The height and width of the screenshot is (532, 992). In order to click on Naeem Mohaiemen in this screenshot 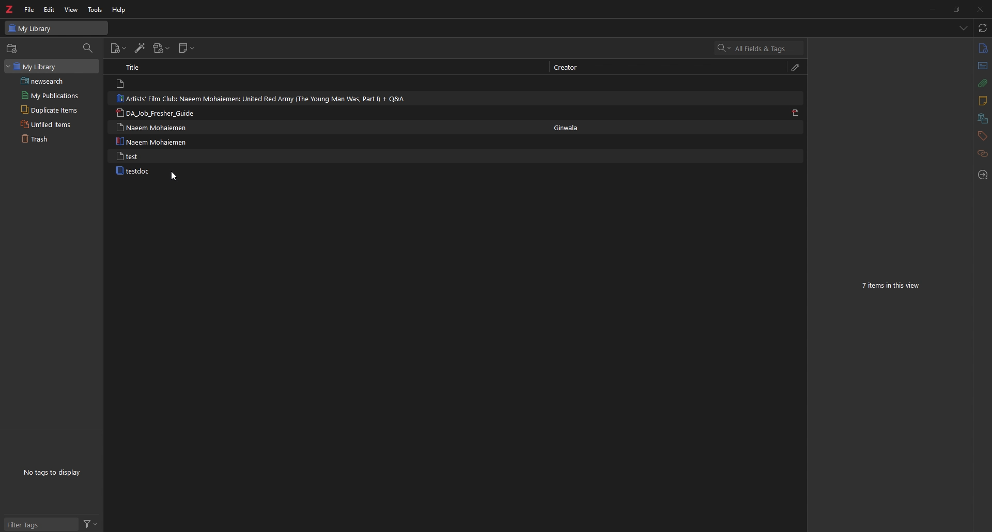, I will do `click(151, 142)`.